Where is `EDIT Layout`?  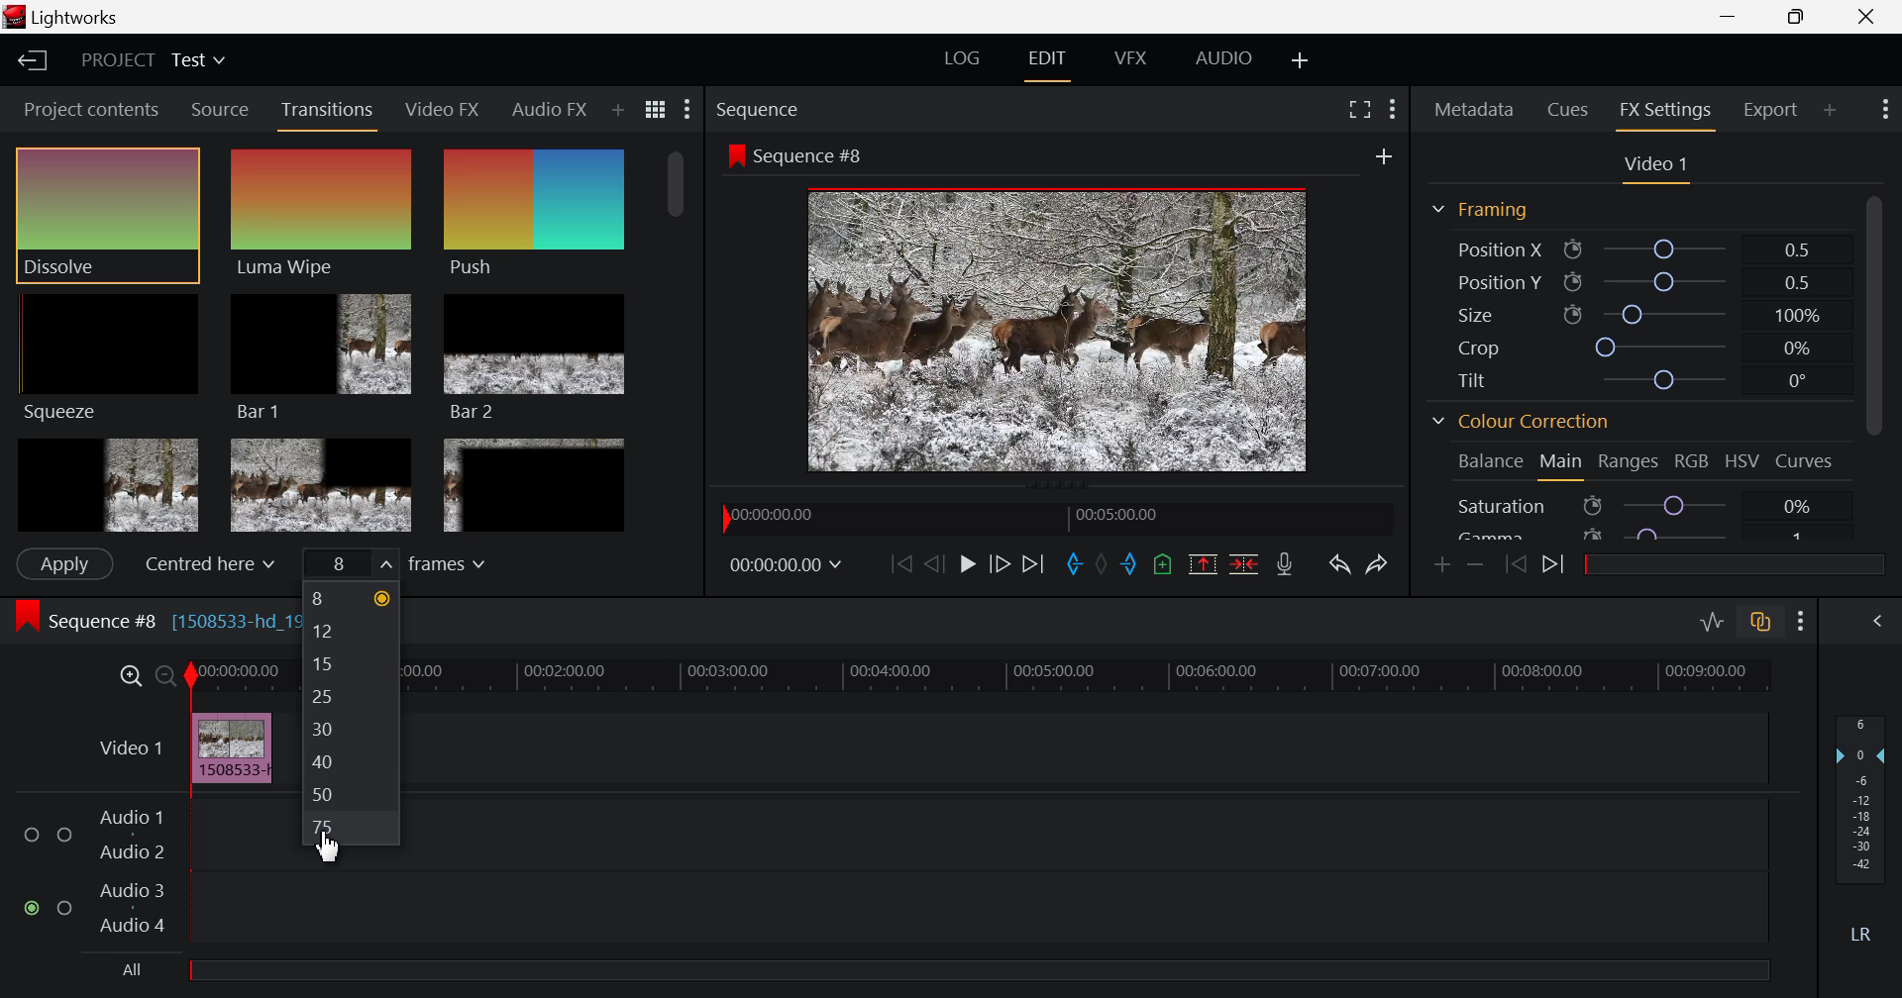 EDIT Layout is located at coordinates (1048, 62).